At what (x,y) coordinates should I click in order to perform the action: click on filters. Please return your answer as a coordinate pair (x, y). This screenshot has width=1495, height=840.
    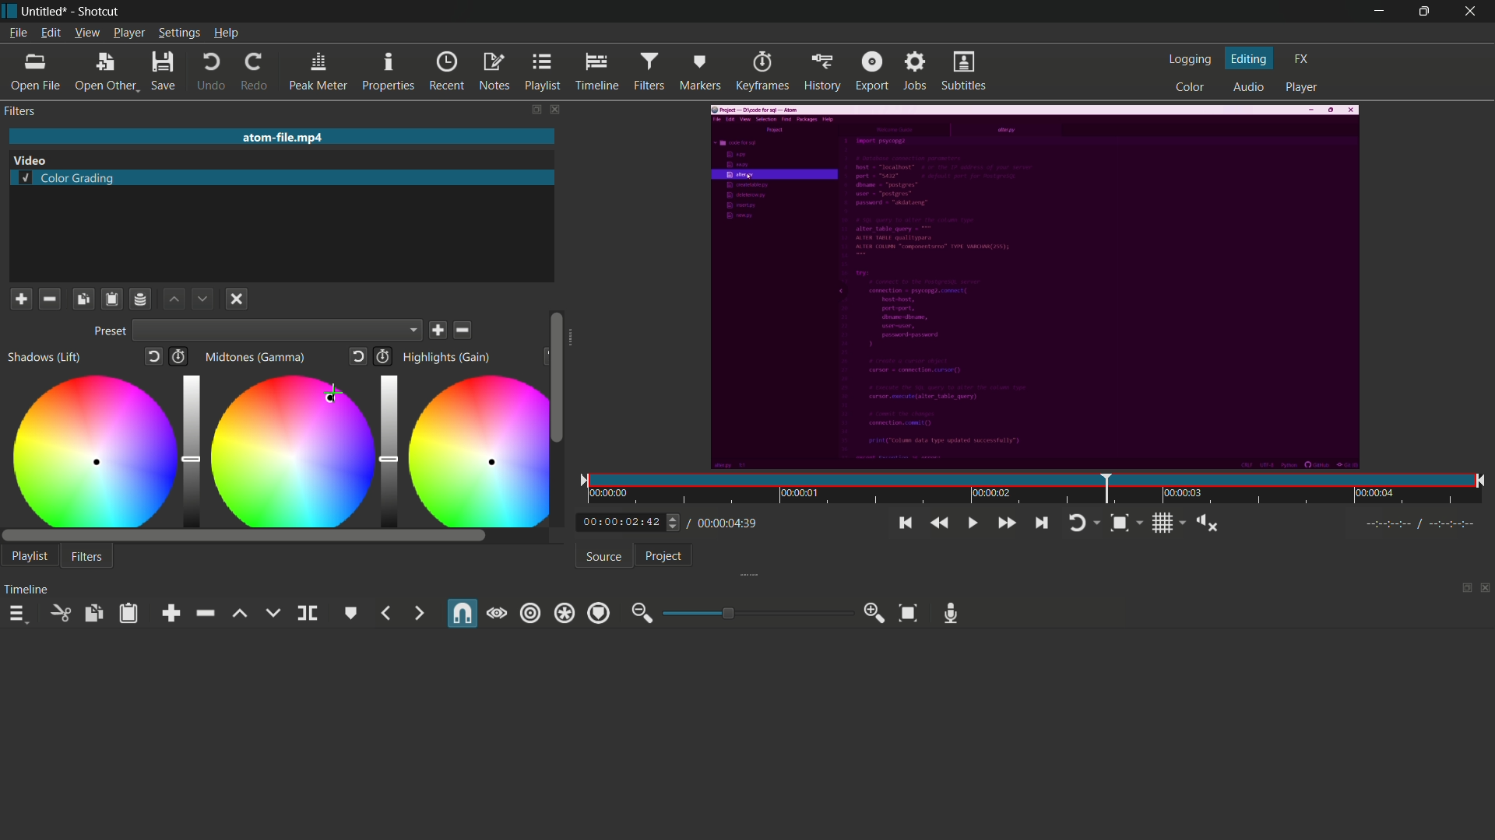
    Looking at the image, I should click on (87, 558).